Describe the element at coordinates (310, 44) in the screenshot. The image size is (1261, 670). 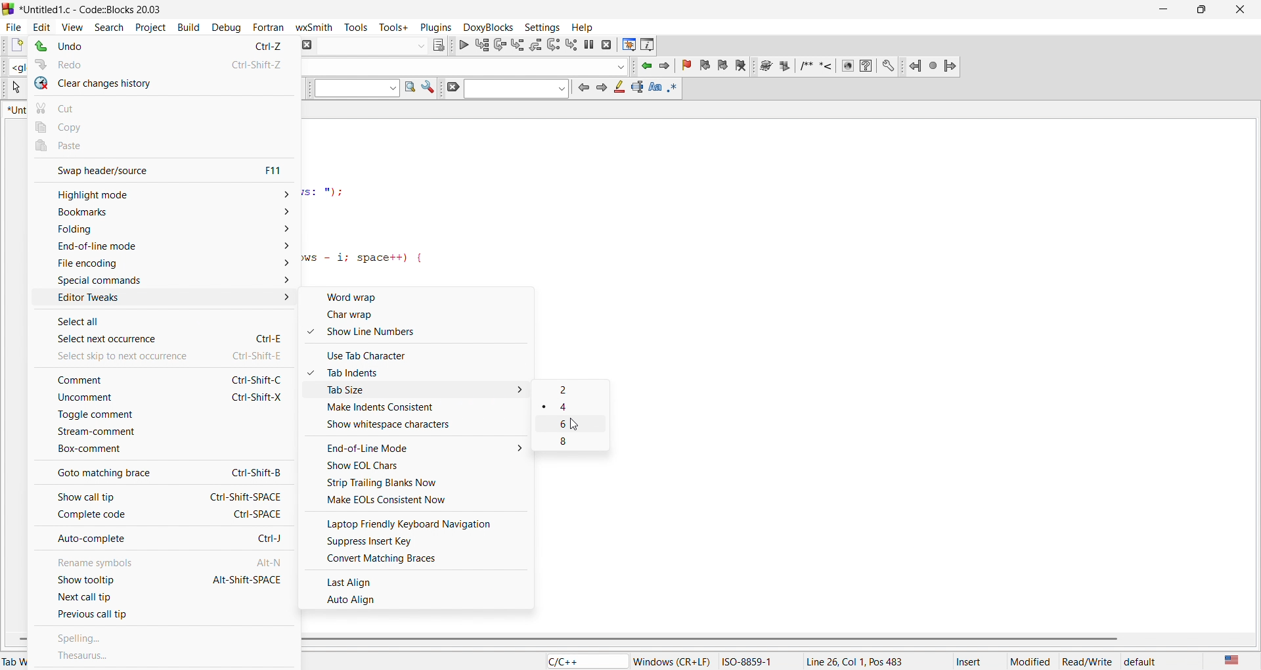
I see `abort` at that location.